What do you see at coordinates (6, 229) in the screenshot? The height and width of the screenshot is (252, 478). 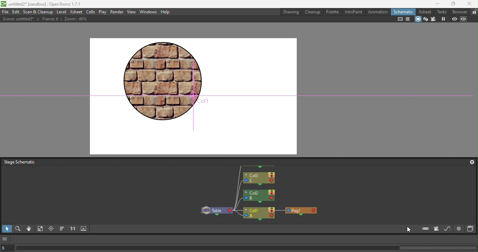 I see `Selection mode` at bounding box center [6, 229].